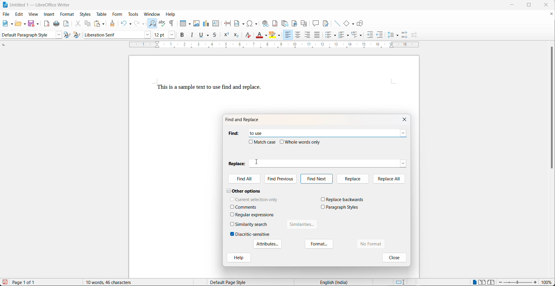 The width and height of the screenshot is (555, 286). Describe the element at coordinates (144, 24) in the screenshot. I see `redo options` at that location.